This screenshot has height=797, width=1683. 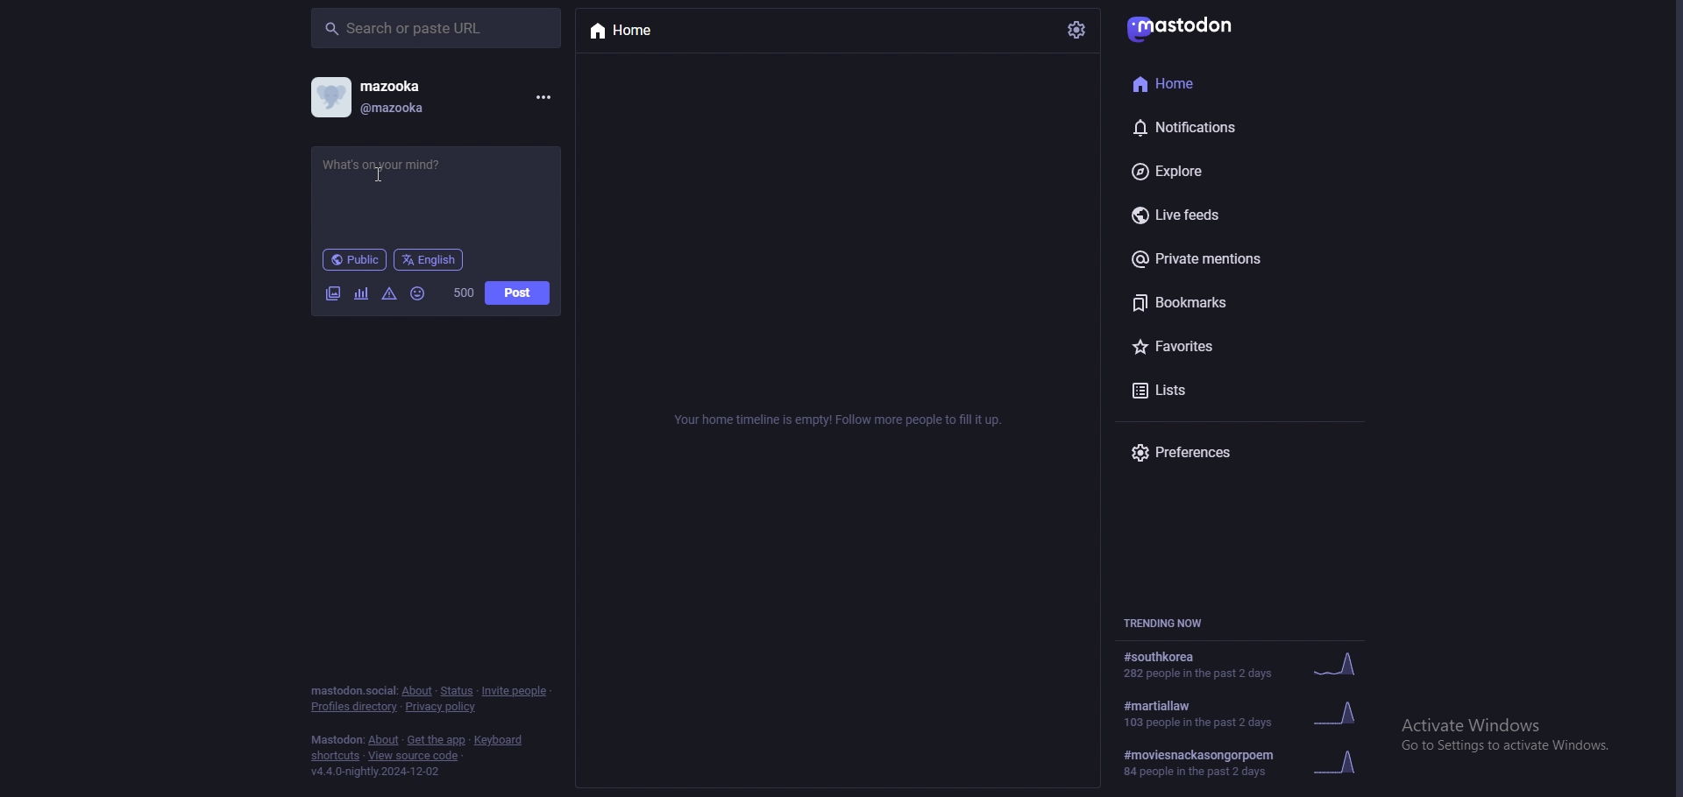 I want to click on privacy policy, so click(x=444, y=707).